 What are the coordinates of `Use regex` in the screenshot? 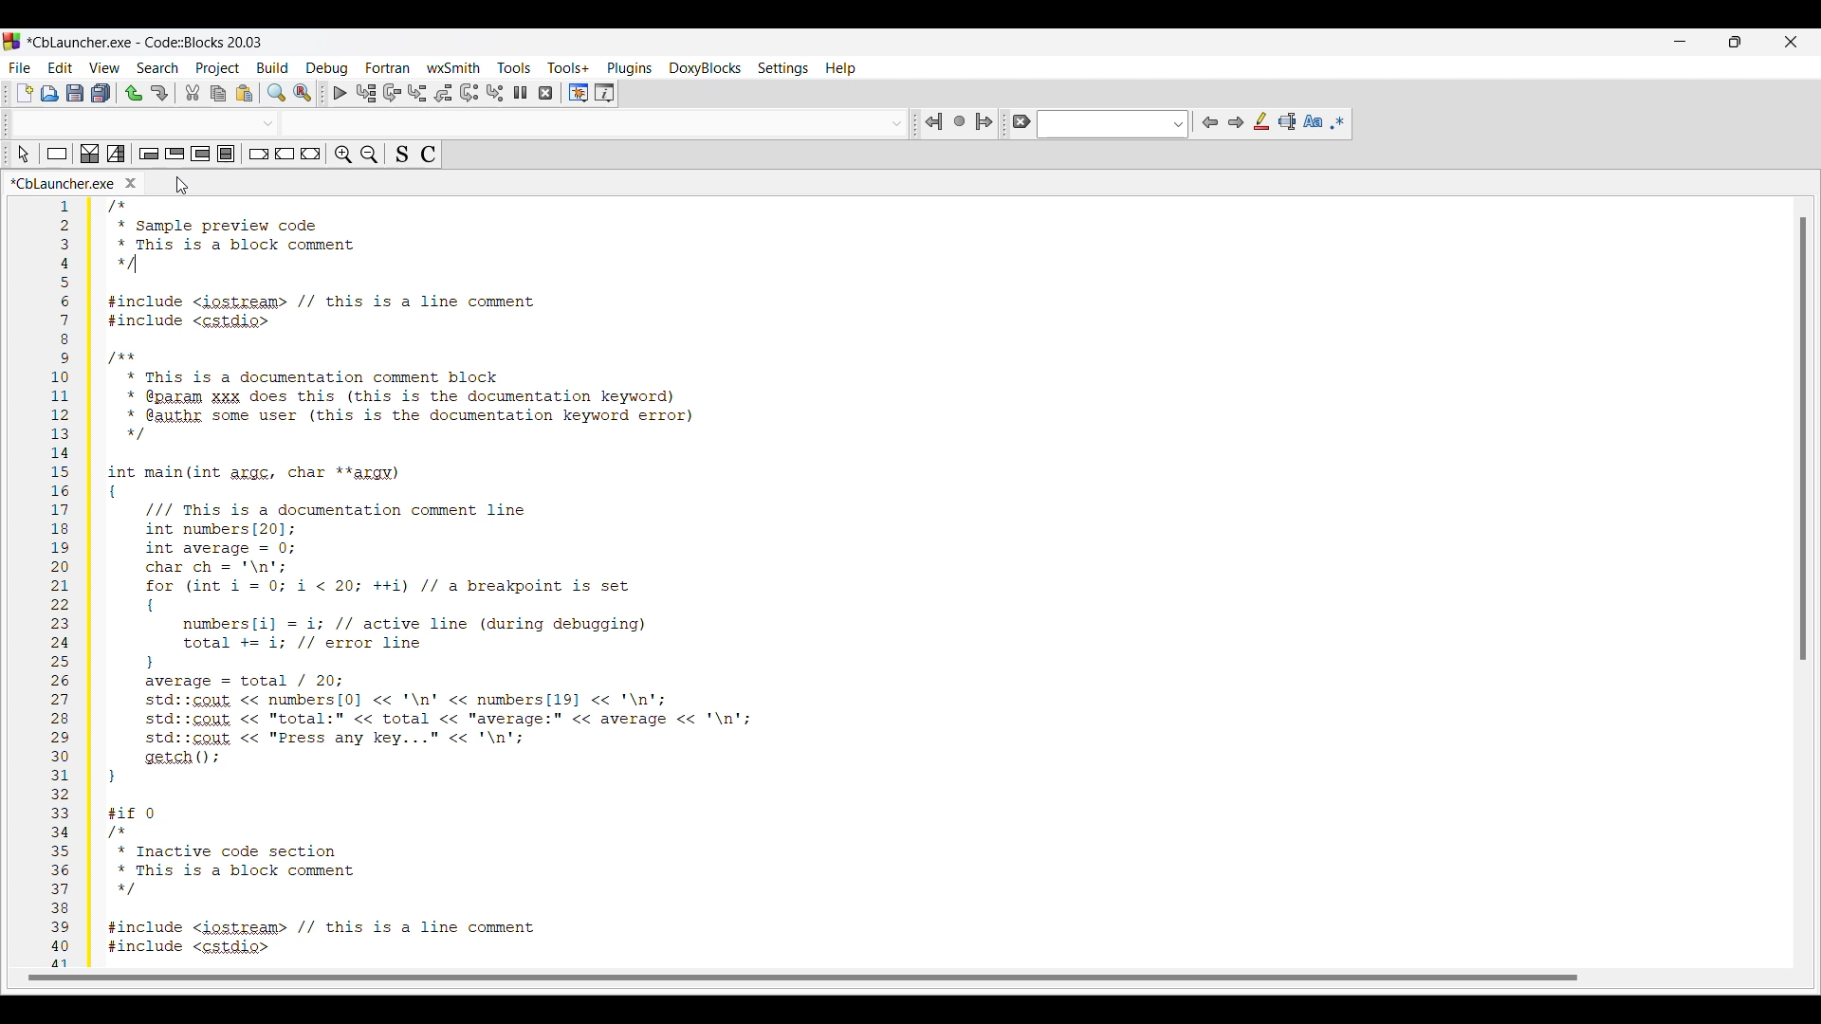 It's located at (1338, 122).